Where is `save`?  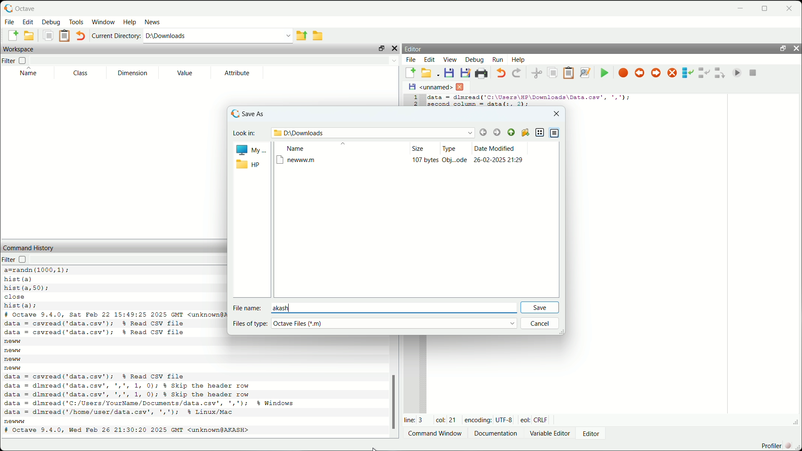
save is located at coordinates (543, 307).